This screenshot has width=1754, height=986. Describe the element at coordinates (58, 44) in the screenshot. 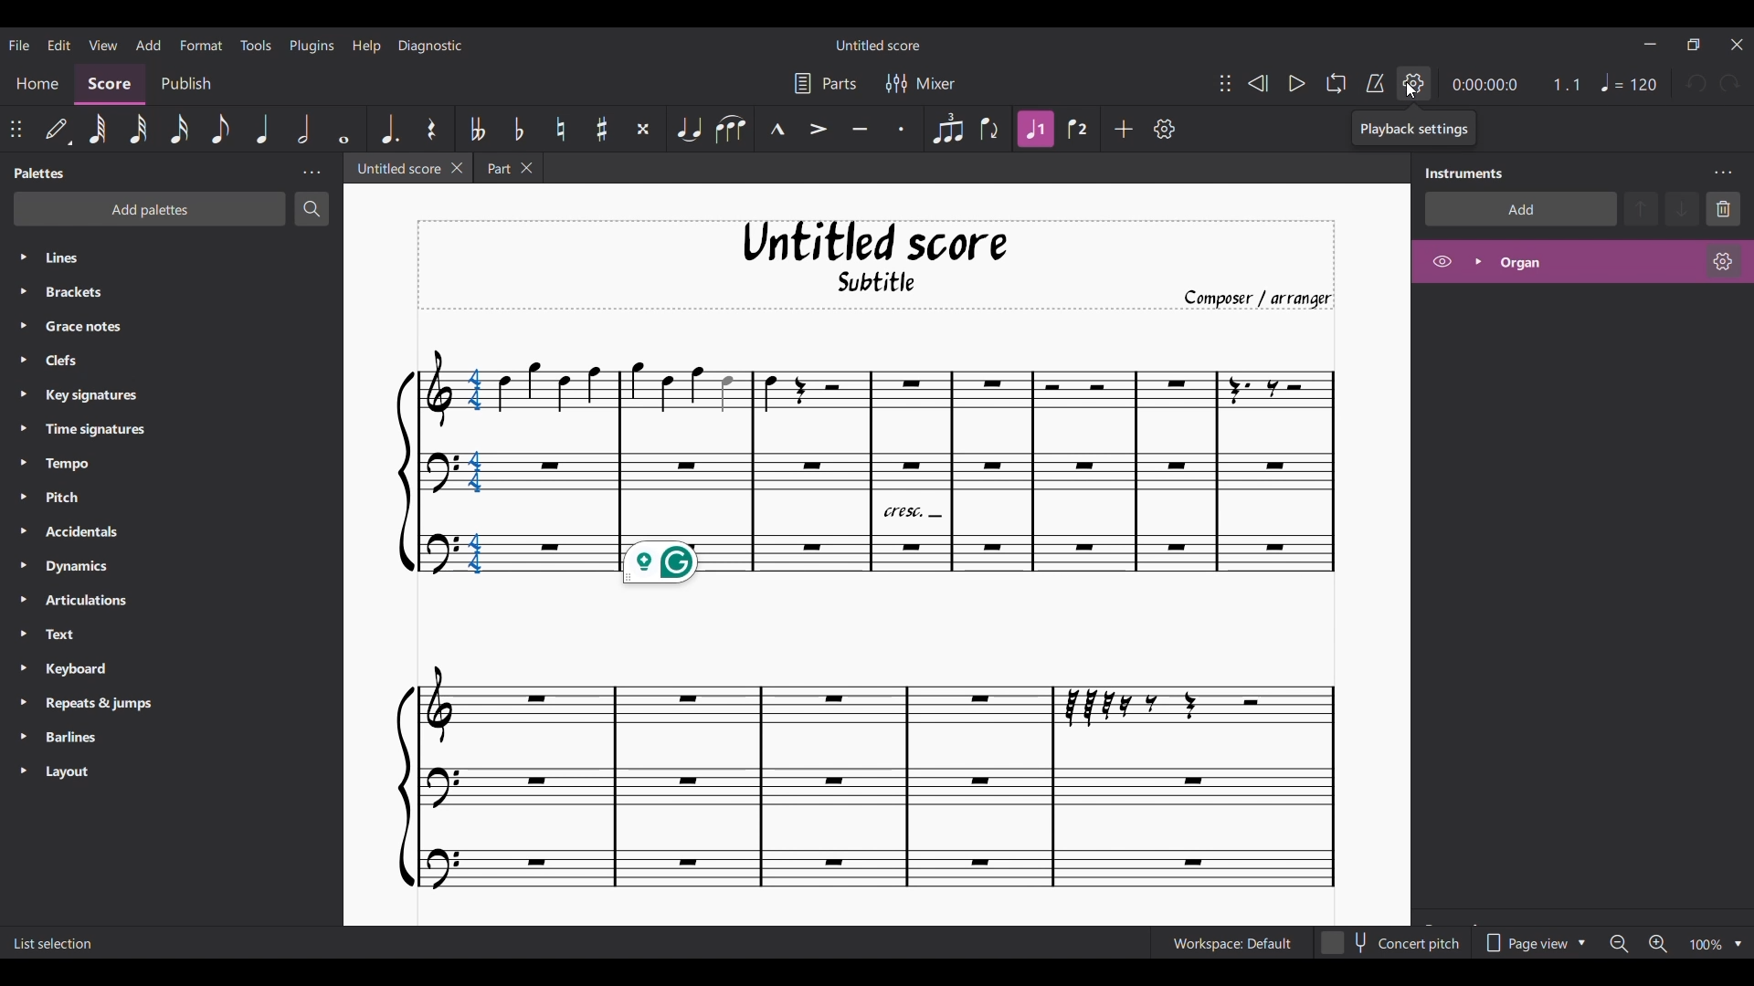

I see `Edit menu` at that location.